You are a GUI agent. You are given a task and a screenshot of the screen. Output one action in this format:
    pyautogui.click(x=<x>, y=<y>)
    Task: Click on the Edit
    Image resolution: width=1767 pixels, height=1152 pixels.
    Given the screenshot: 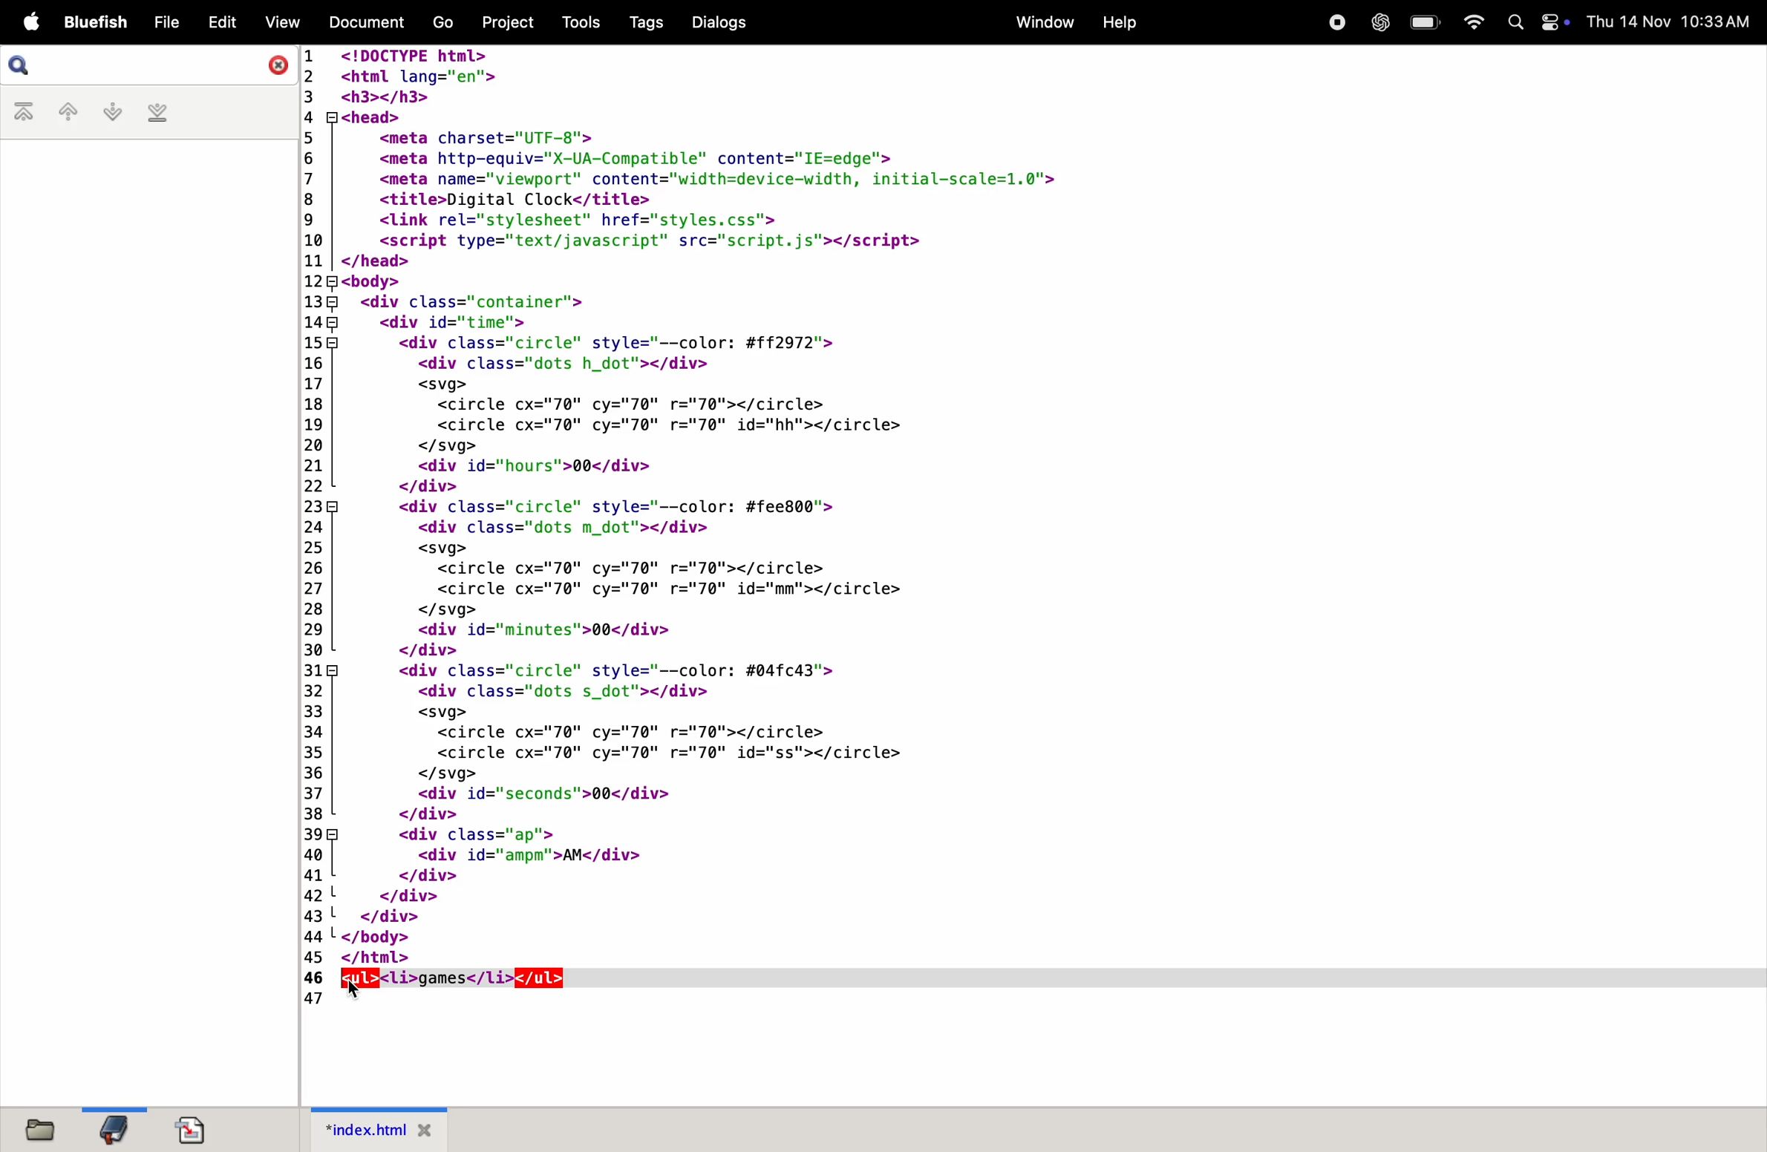 What is the action you would take?
    pyautogui.click(x=224, y=22)
    